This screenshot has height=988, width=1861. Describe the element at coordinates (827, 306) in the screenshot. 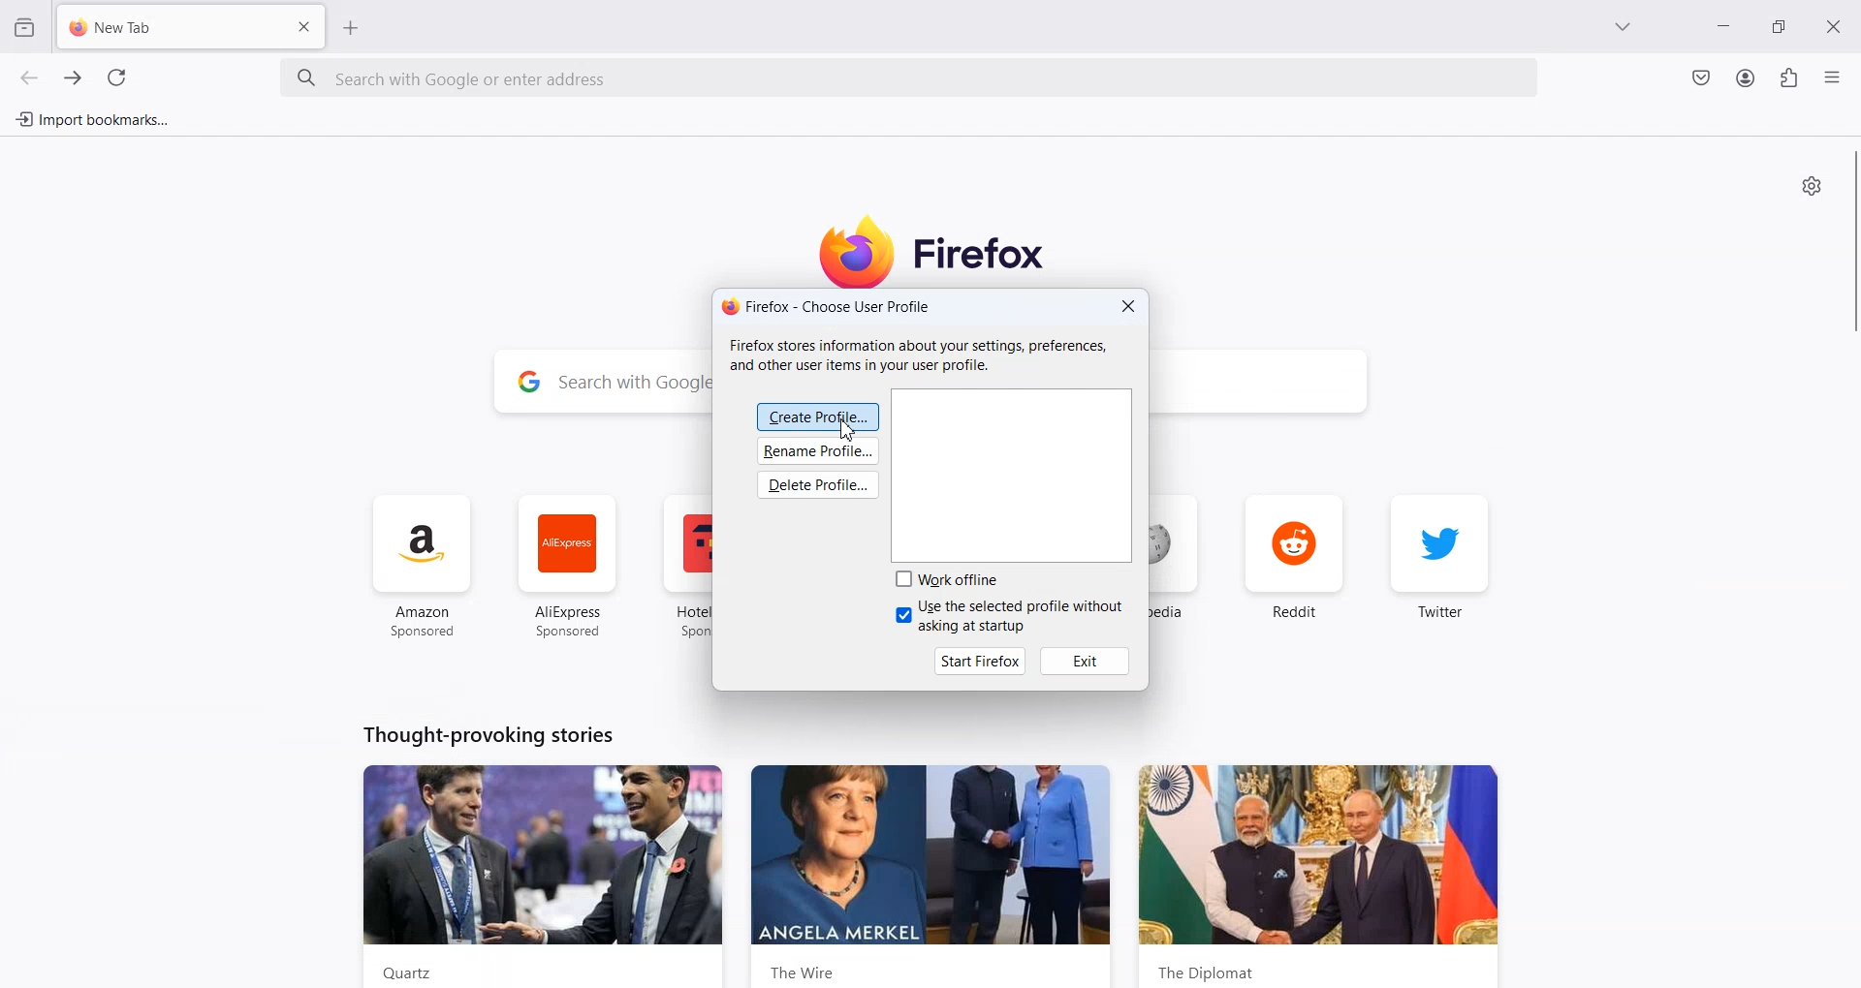

I see `Firefox - Choose User Profile` at that location.